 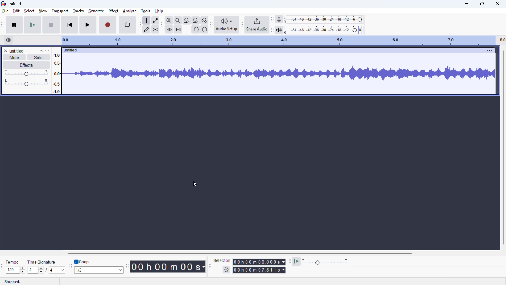 I want to click on Selection tool , so click(x=147, y=20).